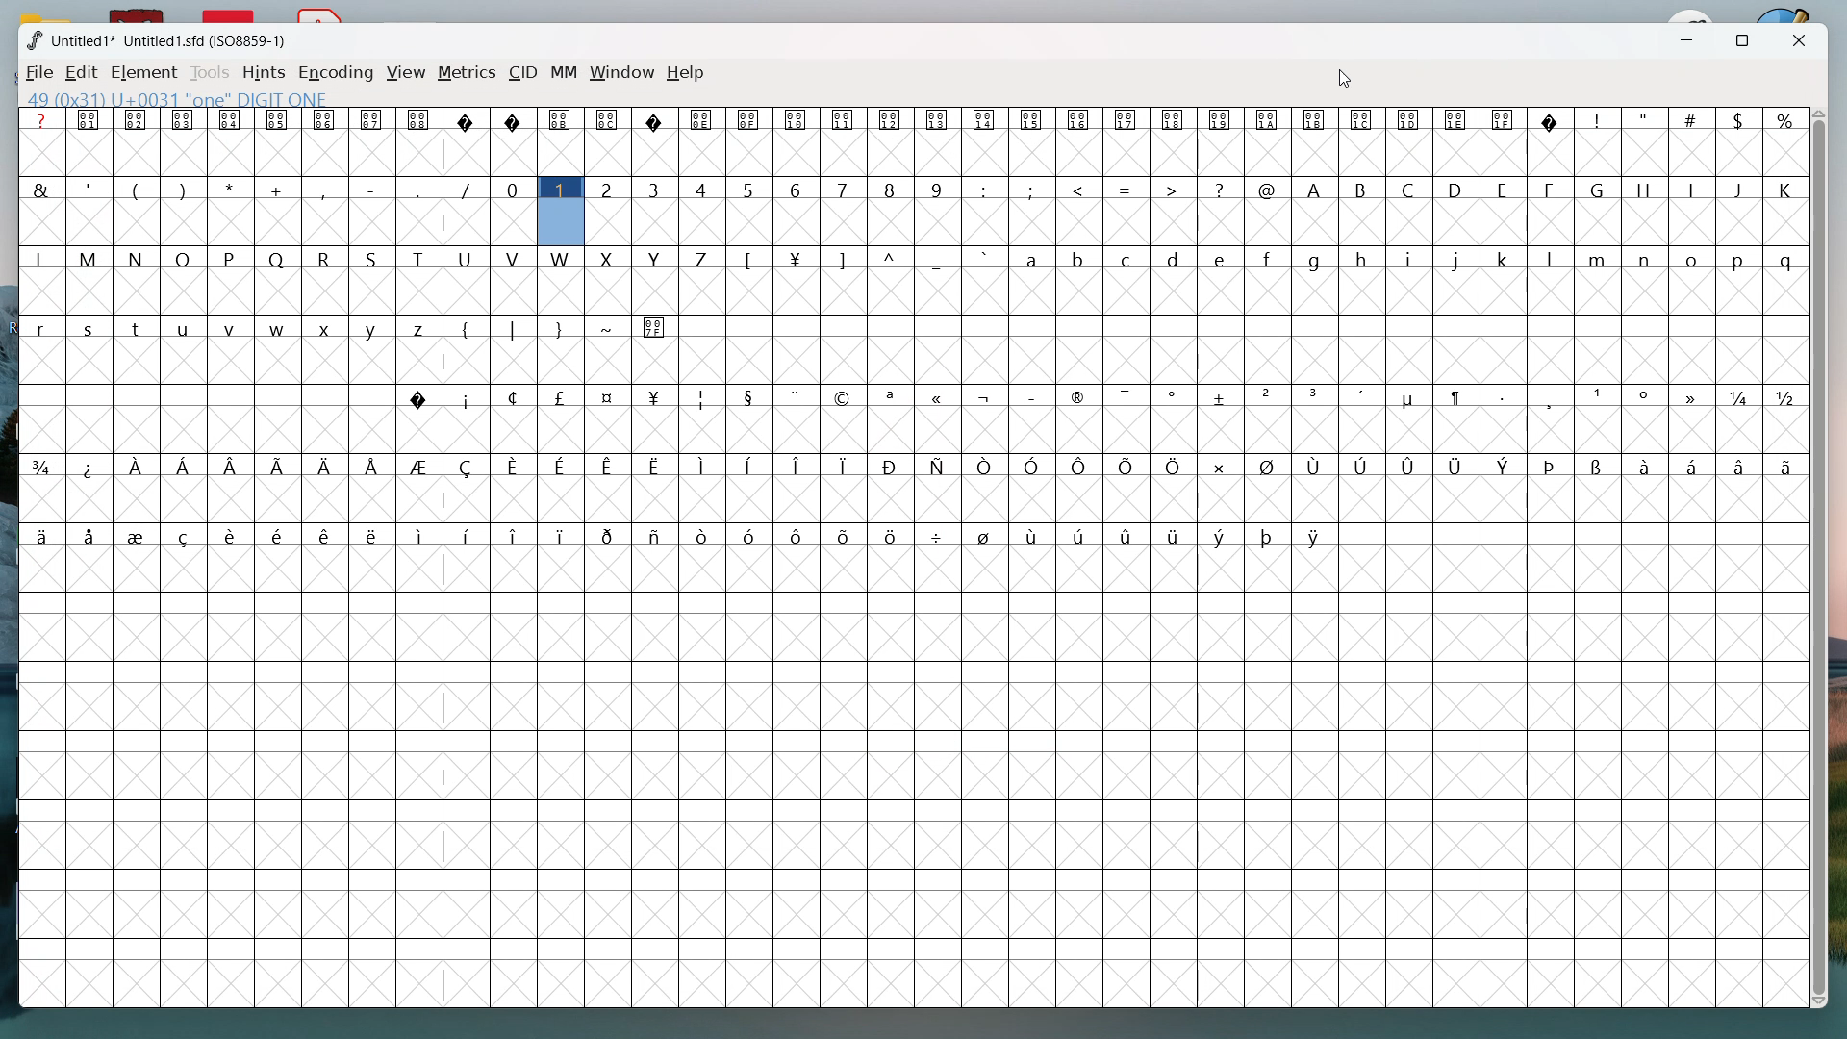 The image size is (1847, 1039). Describe the element at coordinates (658, 466) in the screenshot. I see `symbol` at that location.